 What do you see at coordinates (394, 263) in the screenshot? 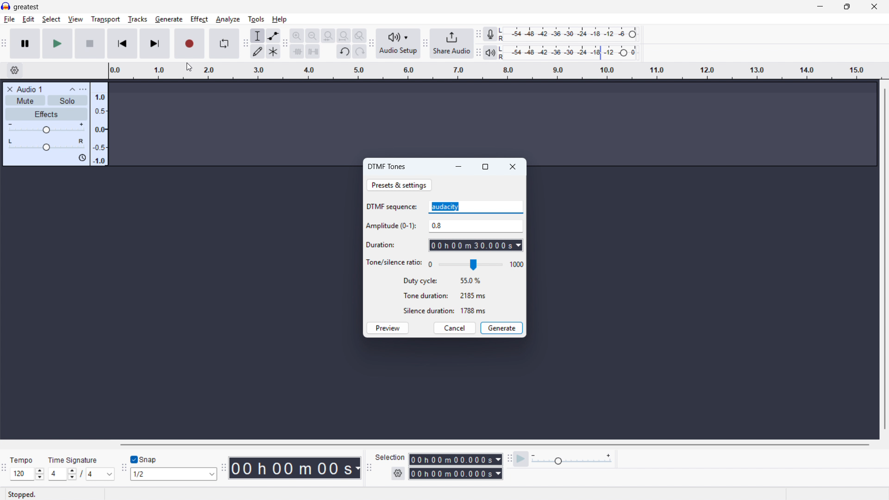
I see `tone/silence ratio` at bounding box center [394, 263].